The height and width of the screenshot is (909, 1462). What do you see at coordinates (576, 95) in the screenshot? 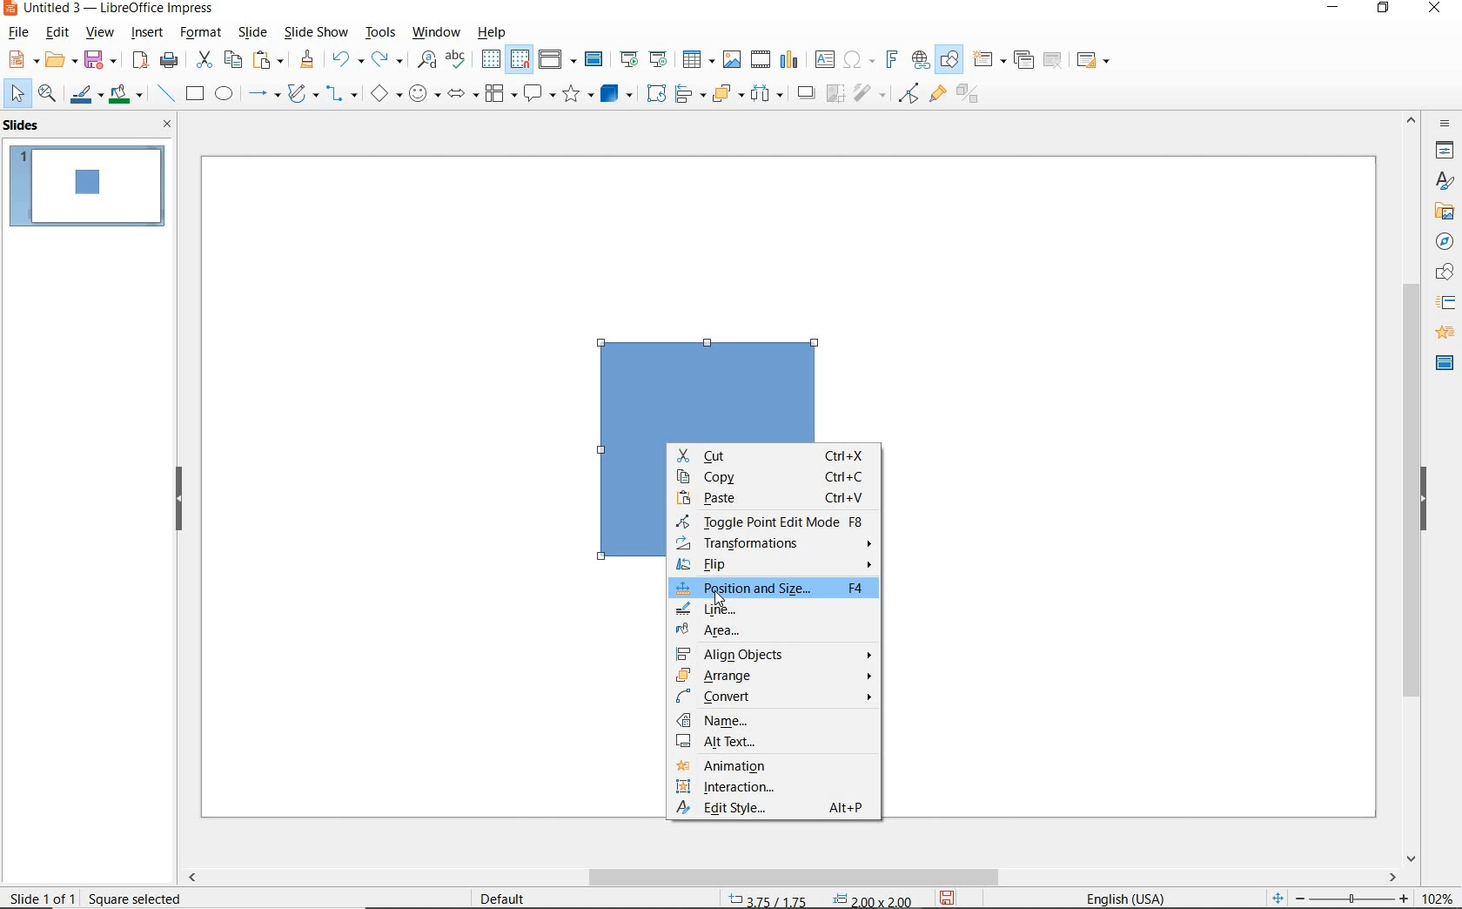
I see `stars and banners` at bounding box center [576, 95].